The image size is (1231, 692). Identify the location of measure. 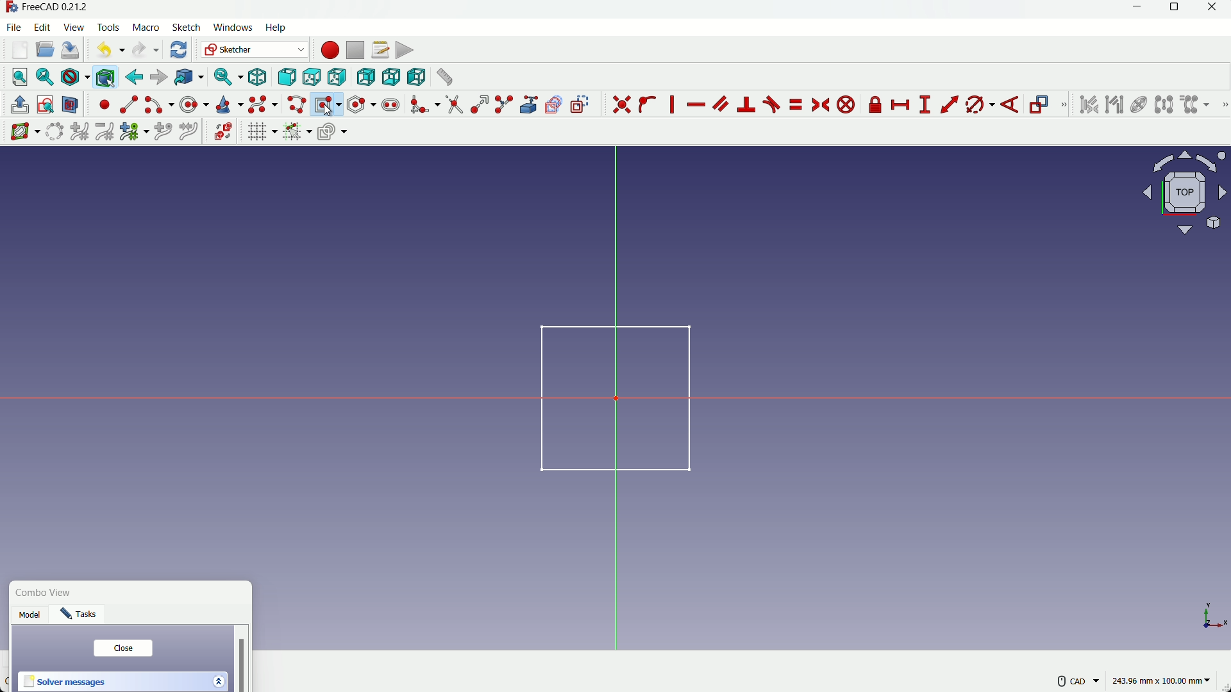
(444, 77).